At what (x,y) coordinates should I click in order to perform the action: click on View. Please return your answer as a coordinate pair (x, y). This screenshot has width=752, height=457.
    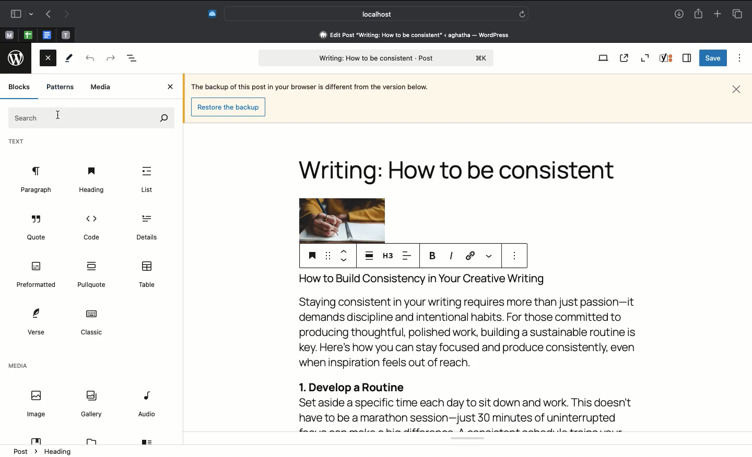
    Looking at the image, I should click on (601, 59).